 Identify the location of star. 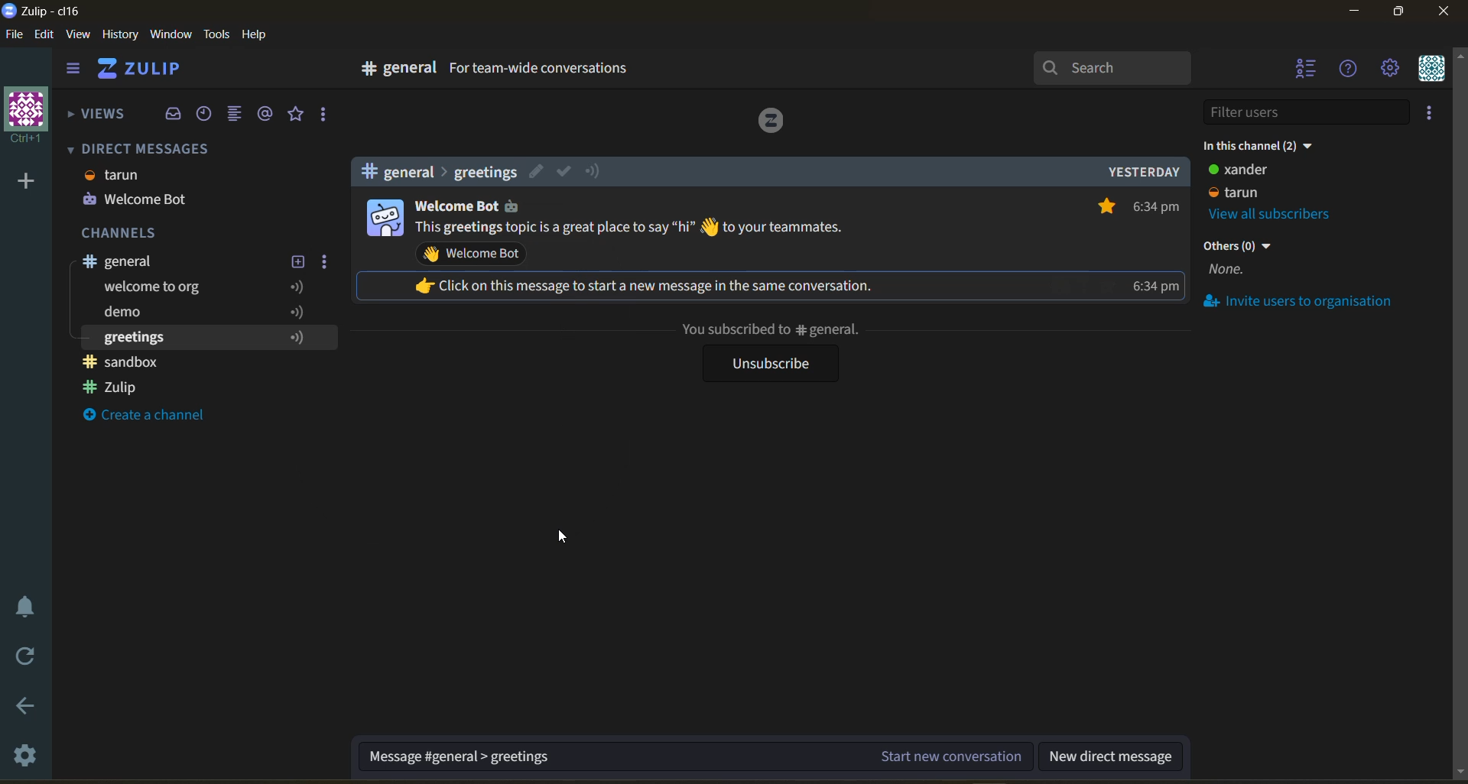
(1103, 205).